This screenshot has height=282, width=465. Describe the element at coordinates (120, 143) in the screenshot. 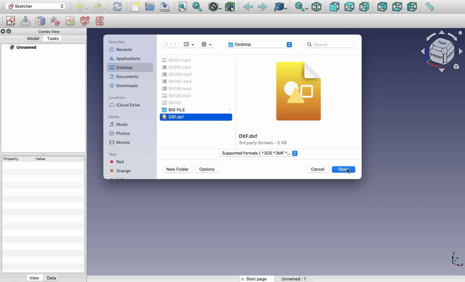

I see `Movies` at that location.